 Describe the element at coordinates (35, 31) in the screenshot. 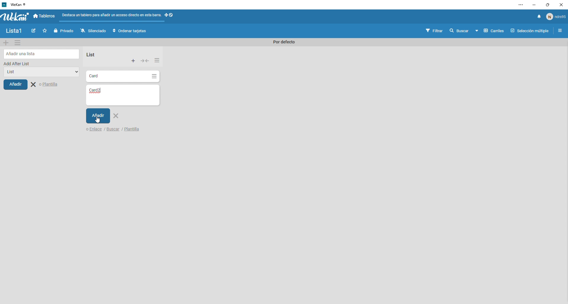

I see `Tag` at that location.